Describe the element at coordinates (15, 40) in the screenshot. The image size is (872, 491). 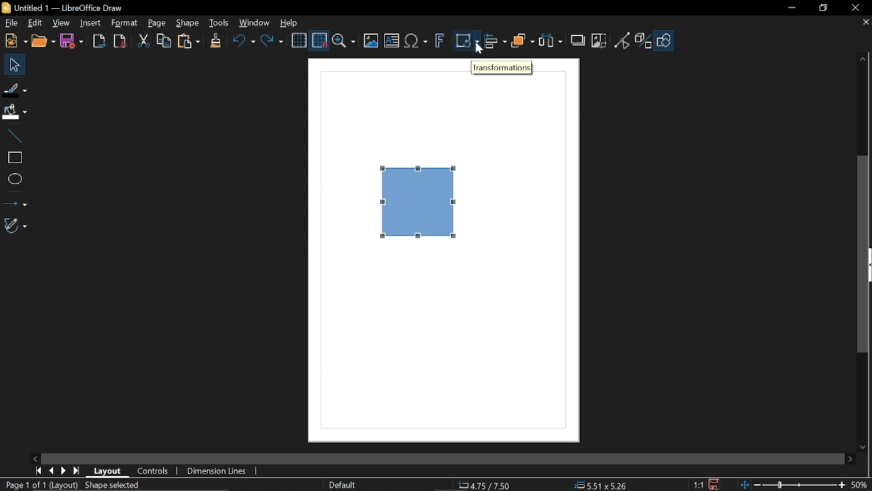
I see `New` at that location.